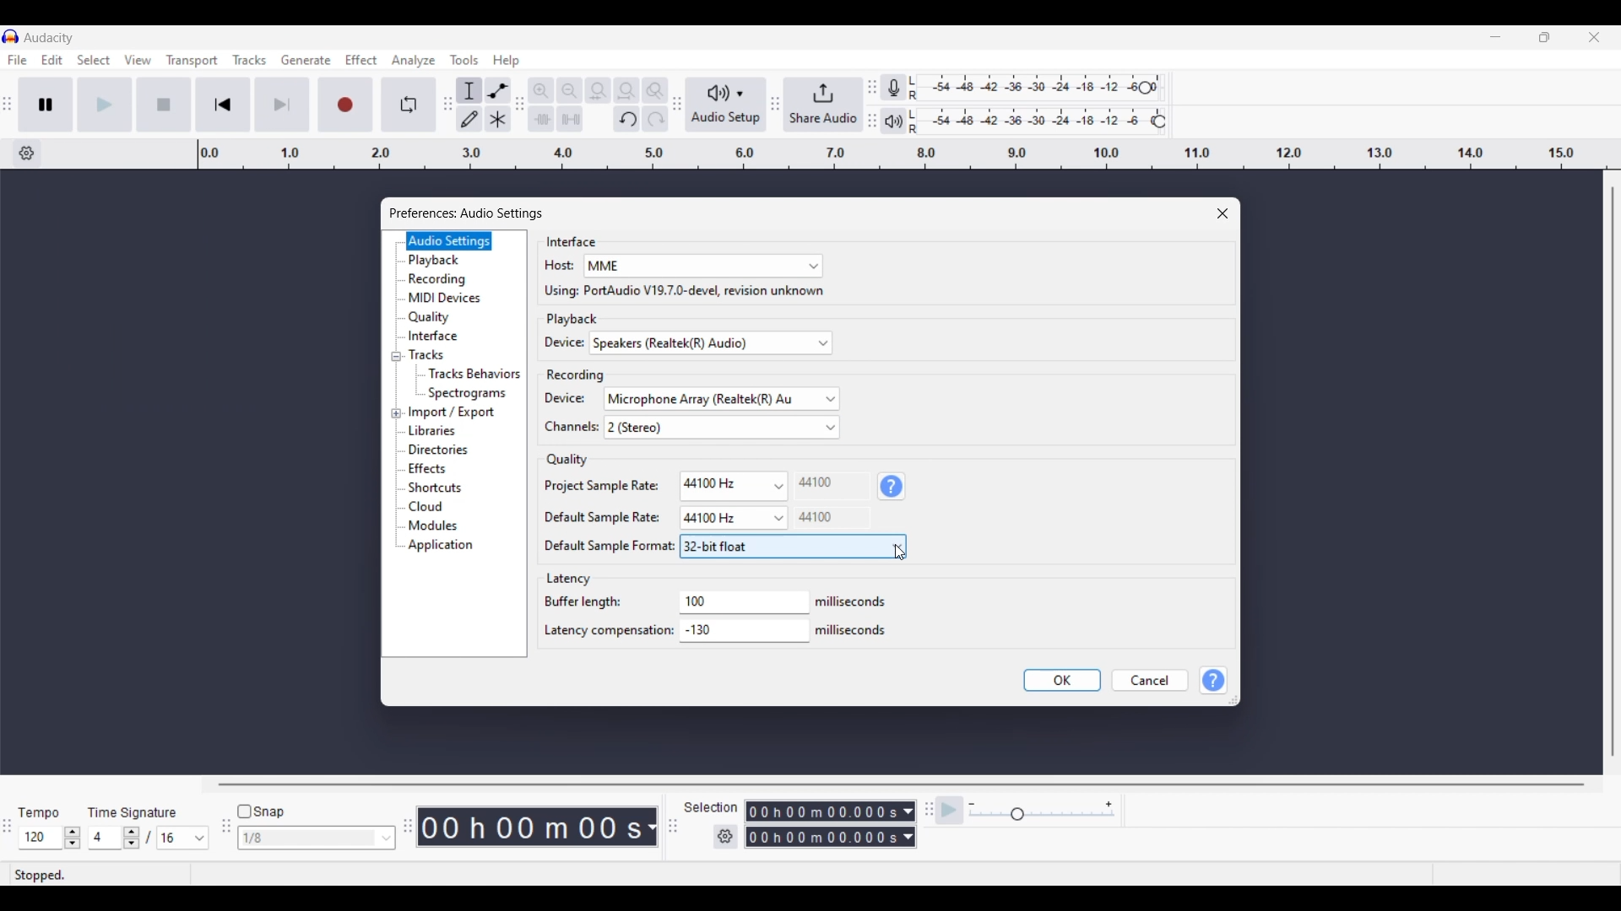 The image size is (1621, 911). What do you see at coordinates (94, 61) in the screenshot?
I see `Select menu` at bounding box center [94, 61].